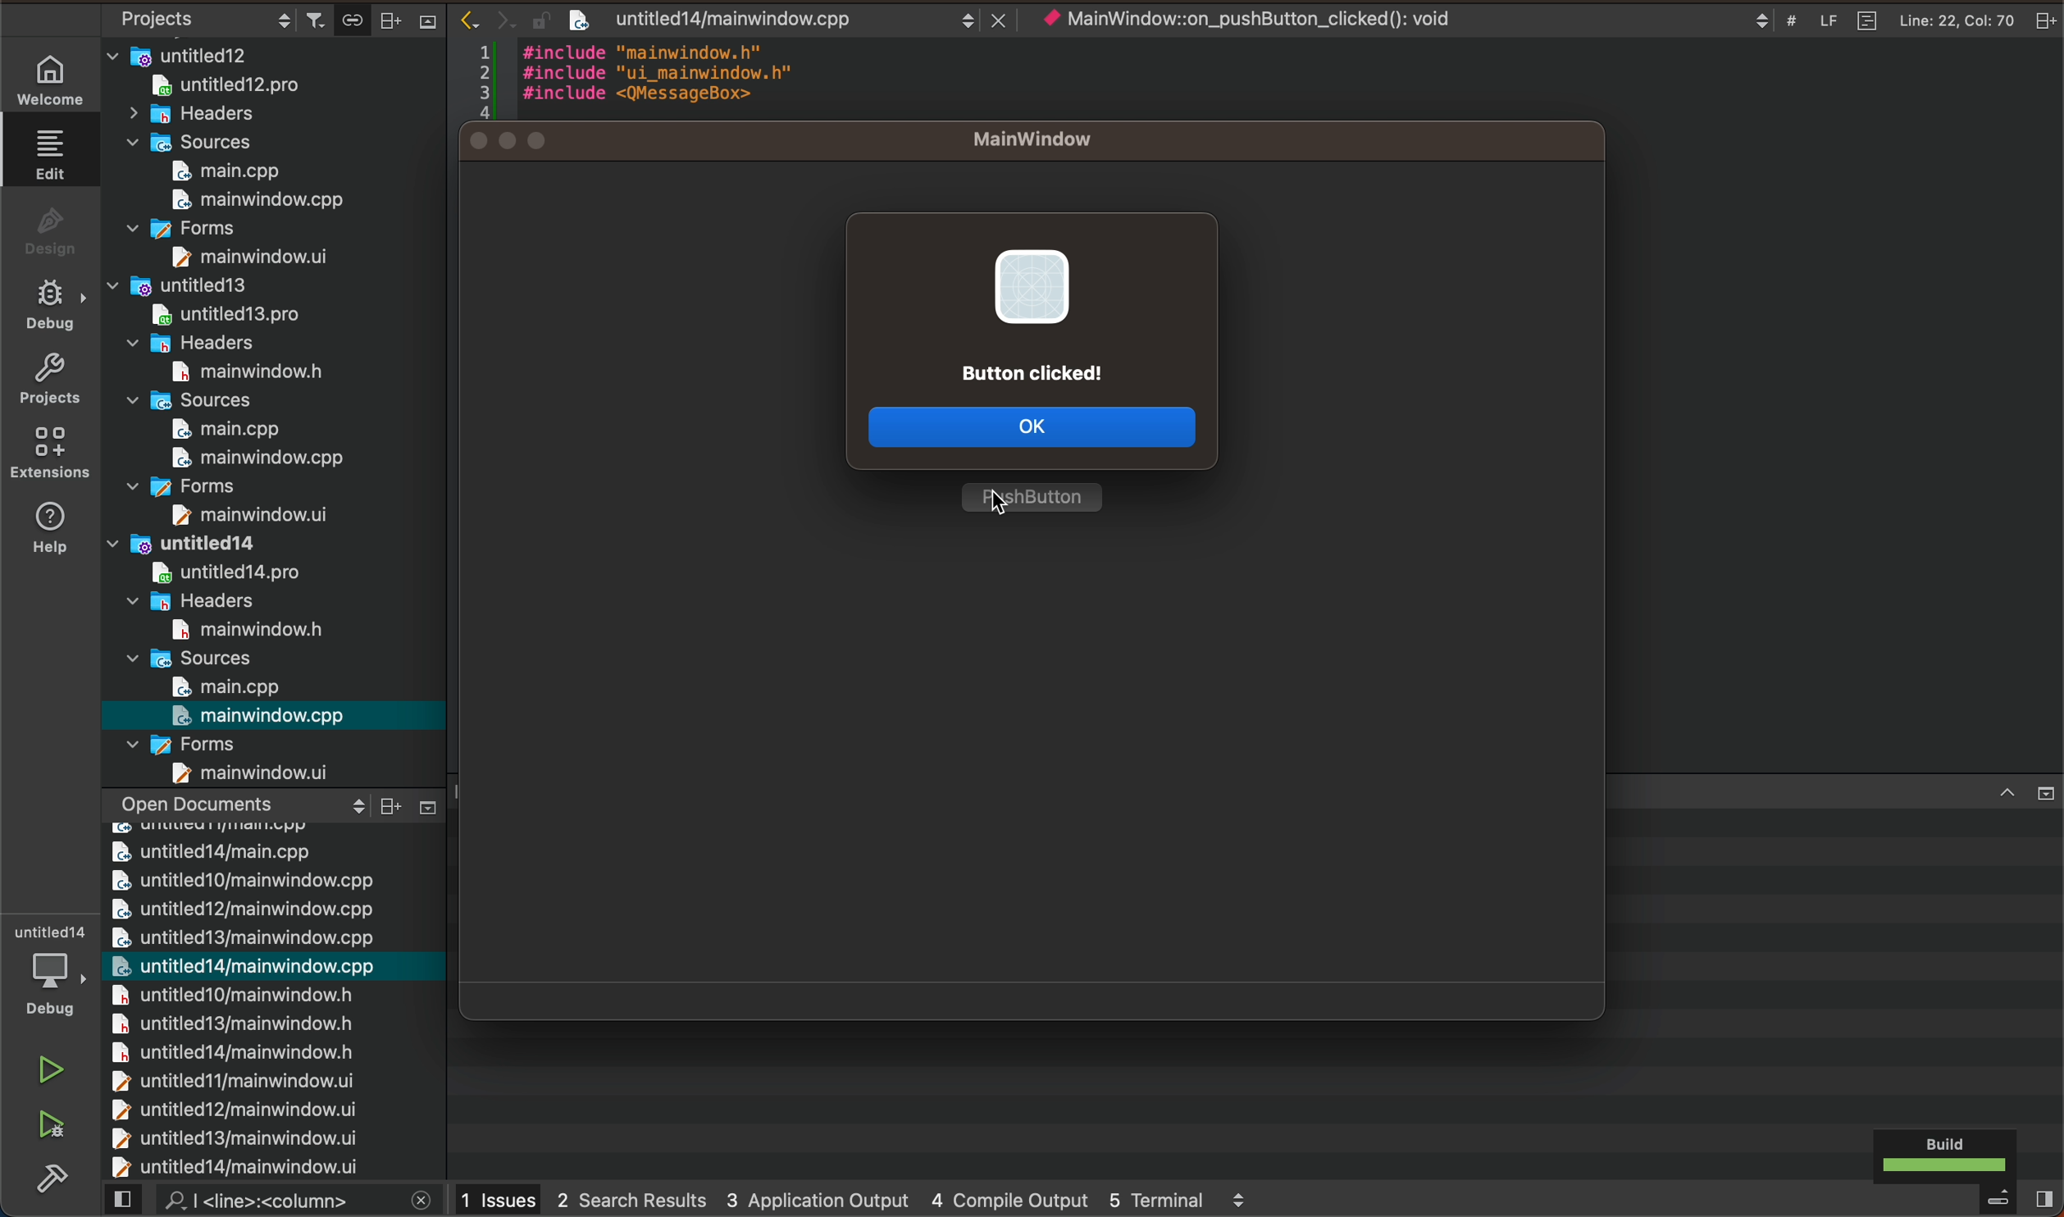  I want to click on ok, so click(1043, 434).